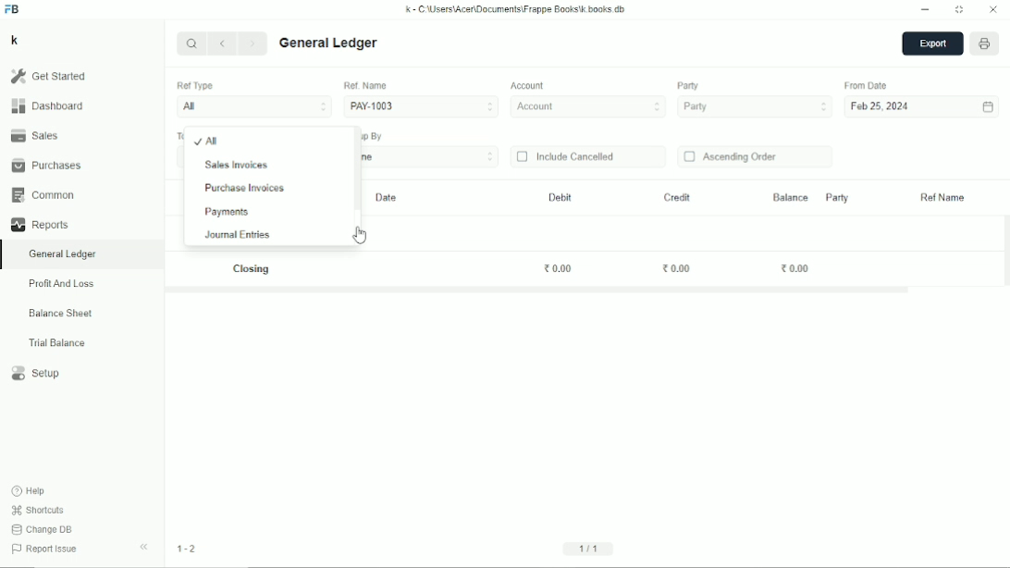 The width and height of the screenshot is (1010, 568). What do you see at coordinates (943, 198) in the screenshot?
I see `Ref name` at bounding box center [943, 198].